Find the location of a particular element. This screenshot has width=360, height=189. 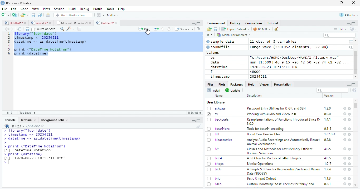

A S3 Class for Vectors of 64bit Integers is located at coordinates (275, 158).